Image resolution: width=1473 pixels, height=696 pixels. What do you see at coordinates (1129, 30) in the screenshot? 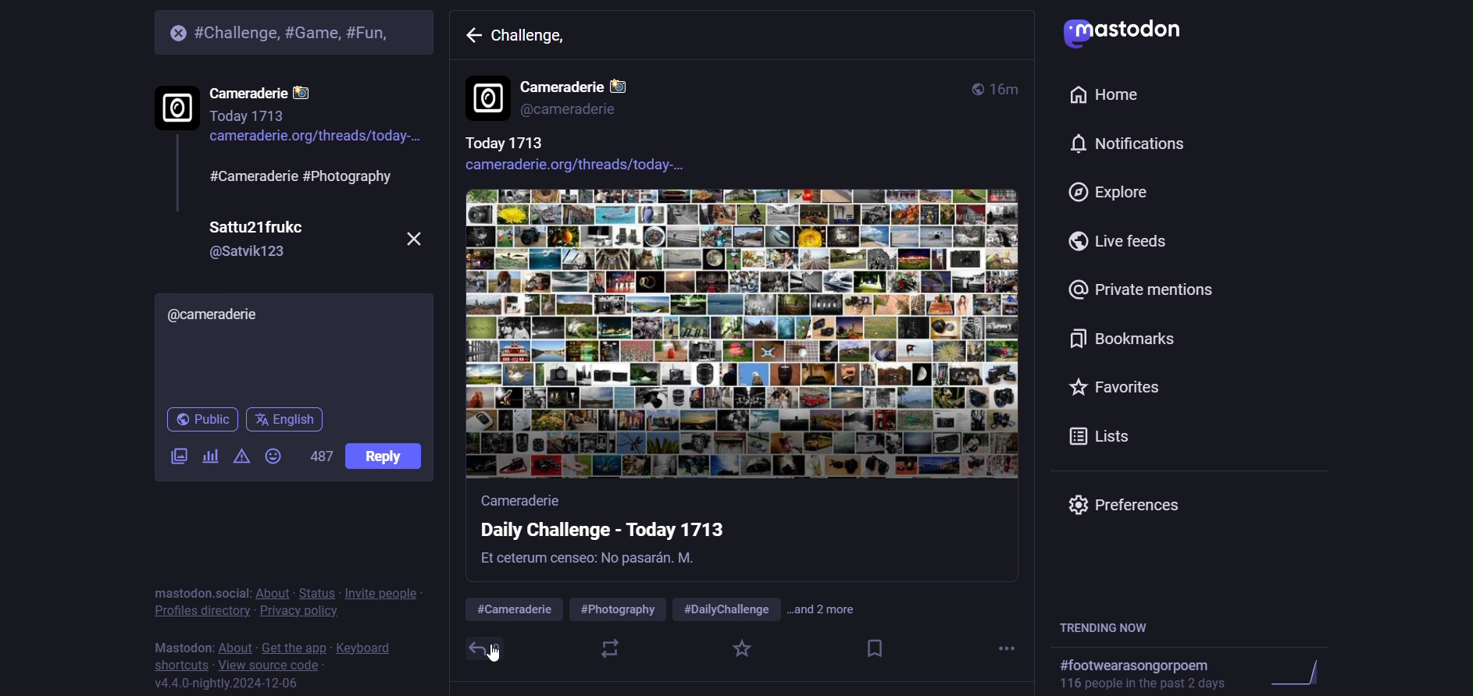
I see `mastodon` at bounding box center [1129, 30].